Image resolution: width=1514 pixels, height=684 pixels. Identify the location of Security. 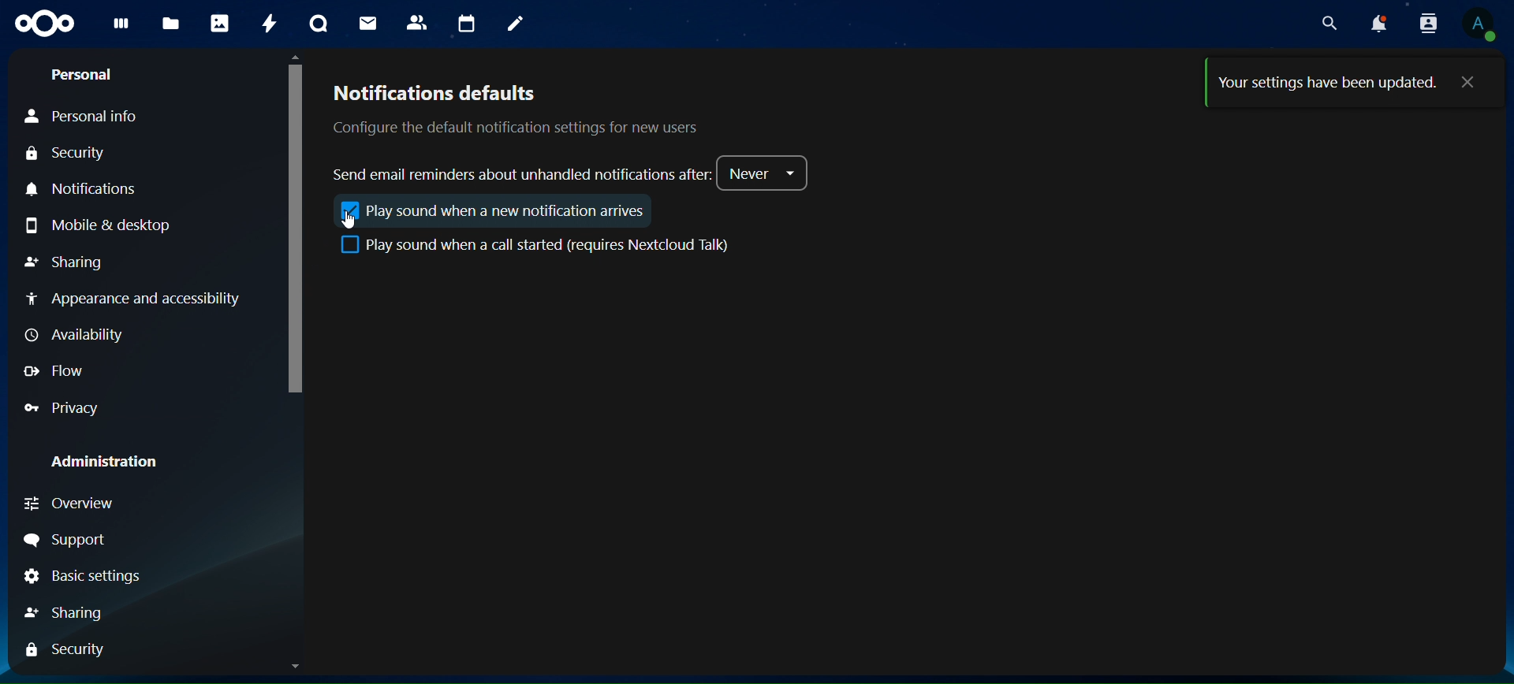
(65, 155).